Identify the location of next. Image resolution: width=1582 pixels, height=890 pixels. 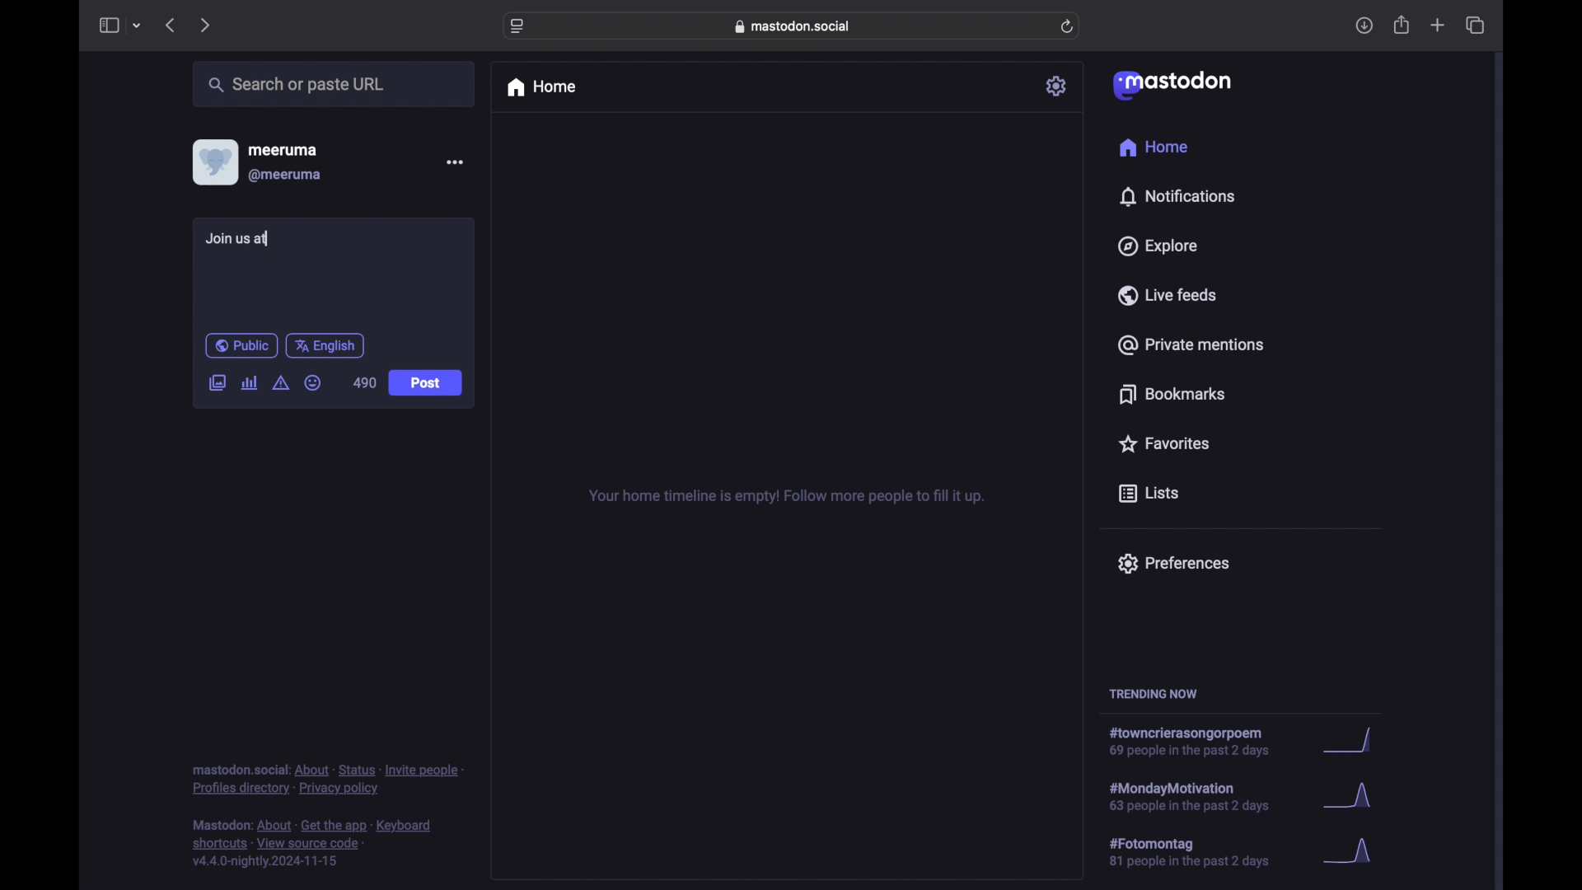
(207, 25).